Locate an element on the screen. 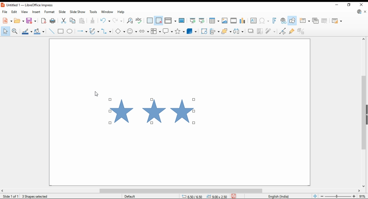 The width and height of the screenshot is (368, 199). display view is located at coordinates (171, 21).